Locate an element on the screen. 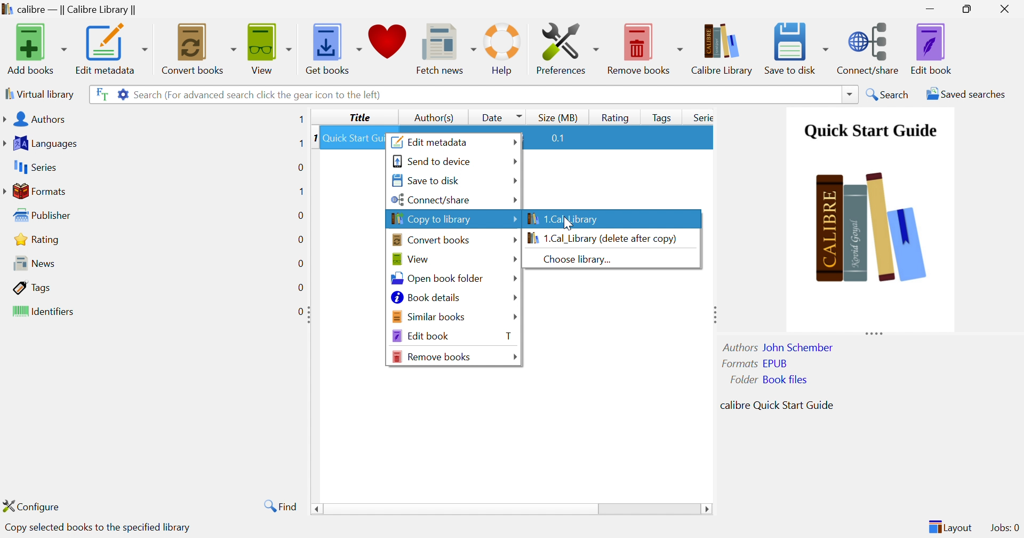  Expand is located at coordinates (309, 314).